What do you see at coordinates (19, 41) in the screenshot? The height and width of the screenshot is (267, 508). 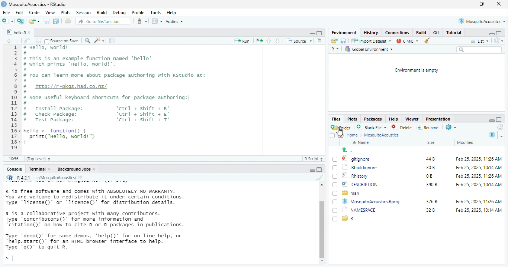 I see `go forward to the next source location` at bounding box center [19, 41].